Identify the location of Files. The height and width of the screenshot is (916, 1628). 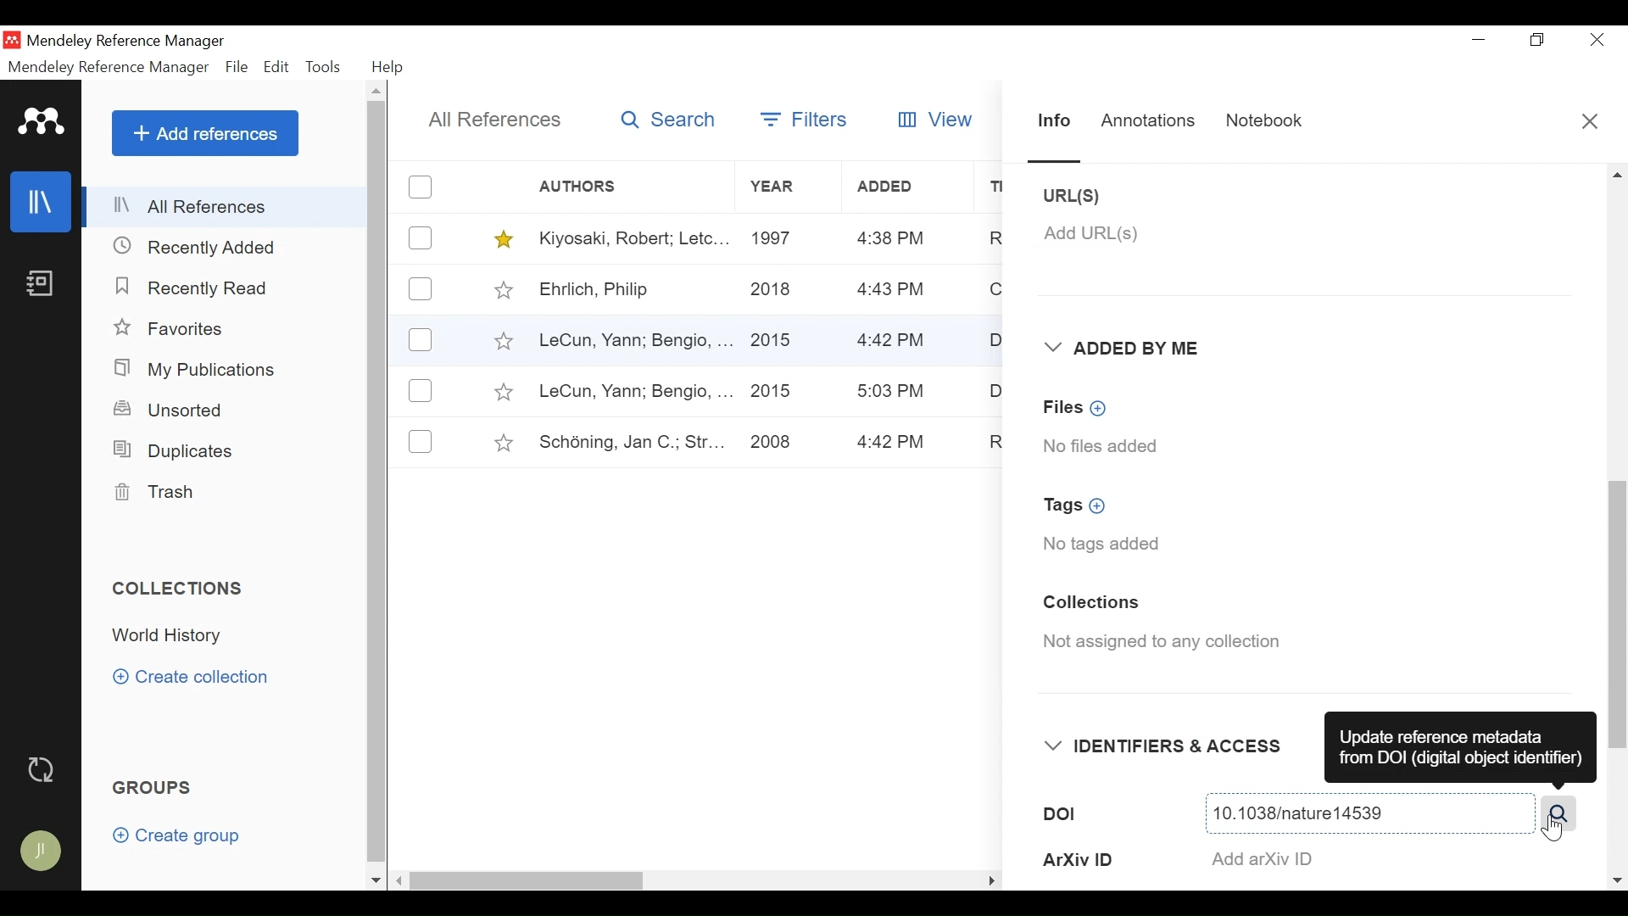
(1079, 407).